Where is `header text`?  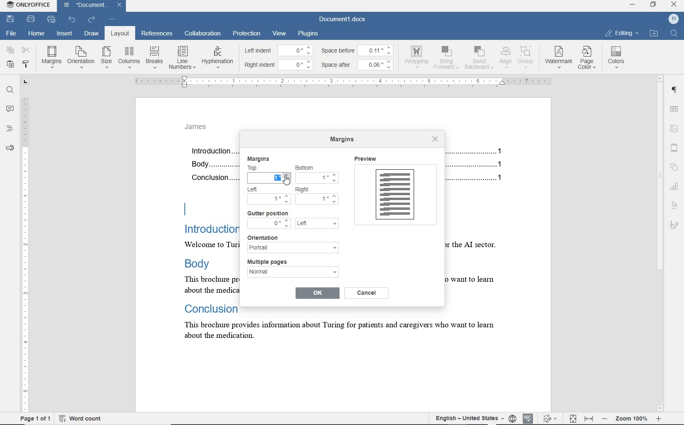 header text is located at coordinates (199, 129).